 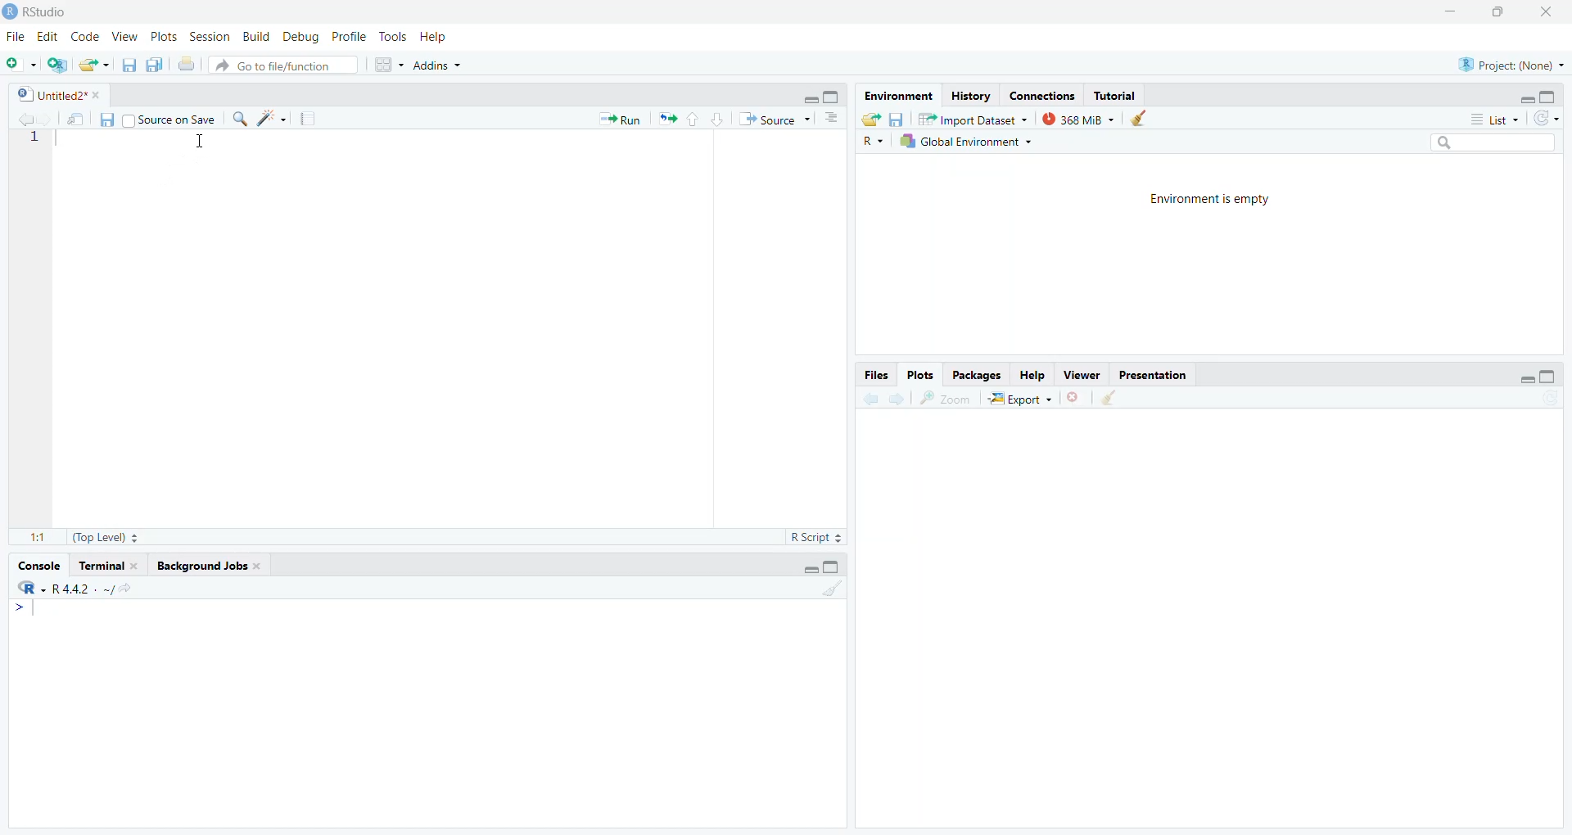 What do you see at coordinates (19, 119) in the screenshot?
I see `back` at bounding box center [19, 119].